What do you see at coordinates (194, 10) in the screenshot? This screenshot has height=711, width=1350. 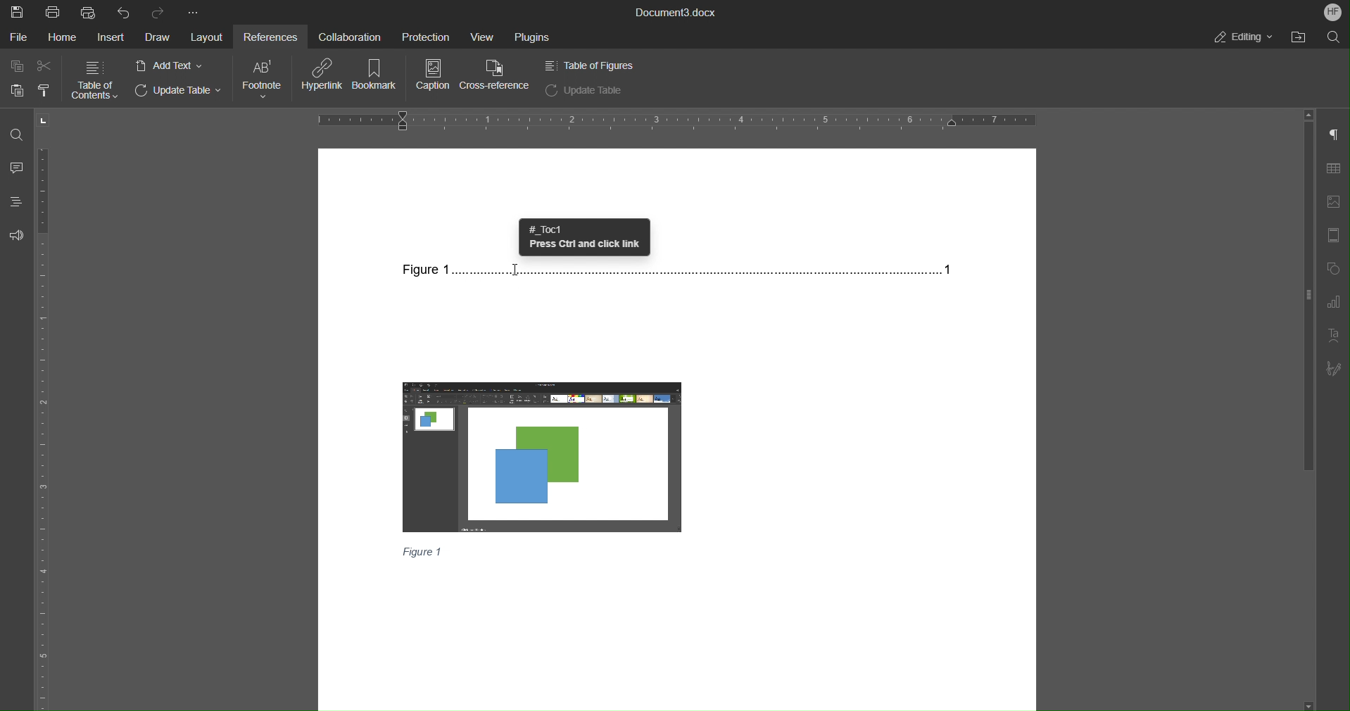 I see `More` at bounding box center [194, 10].